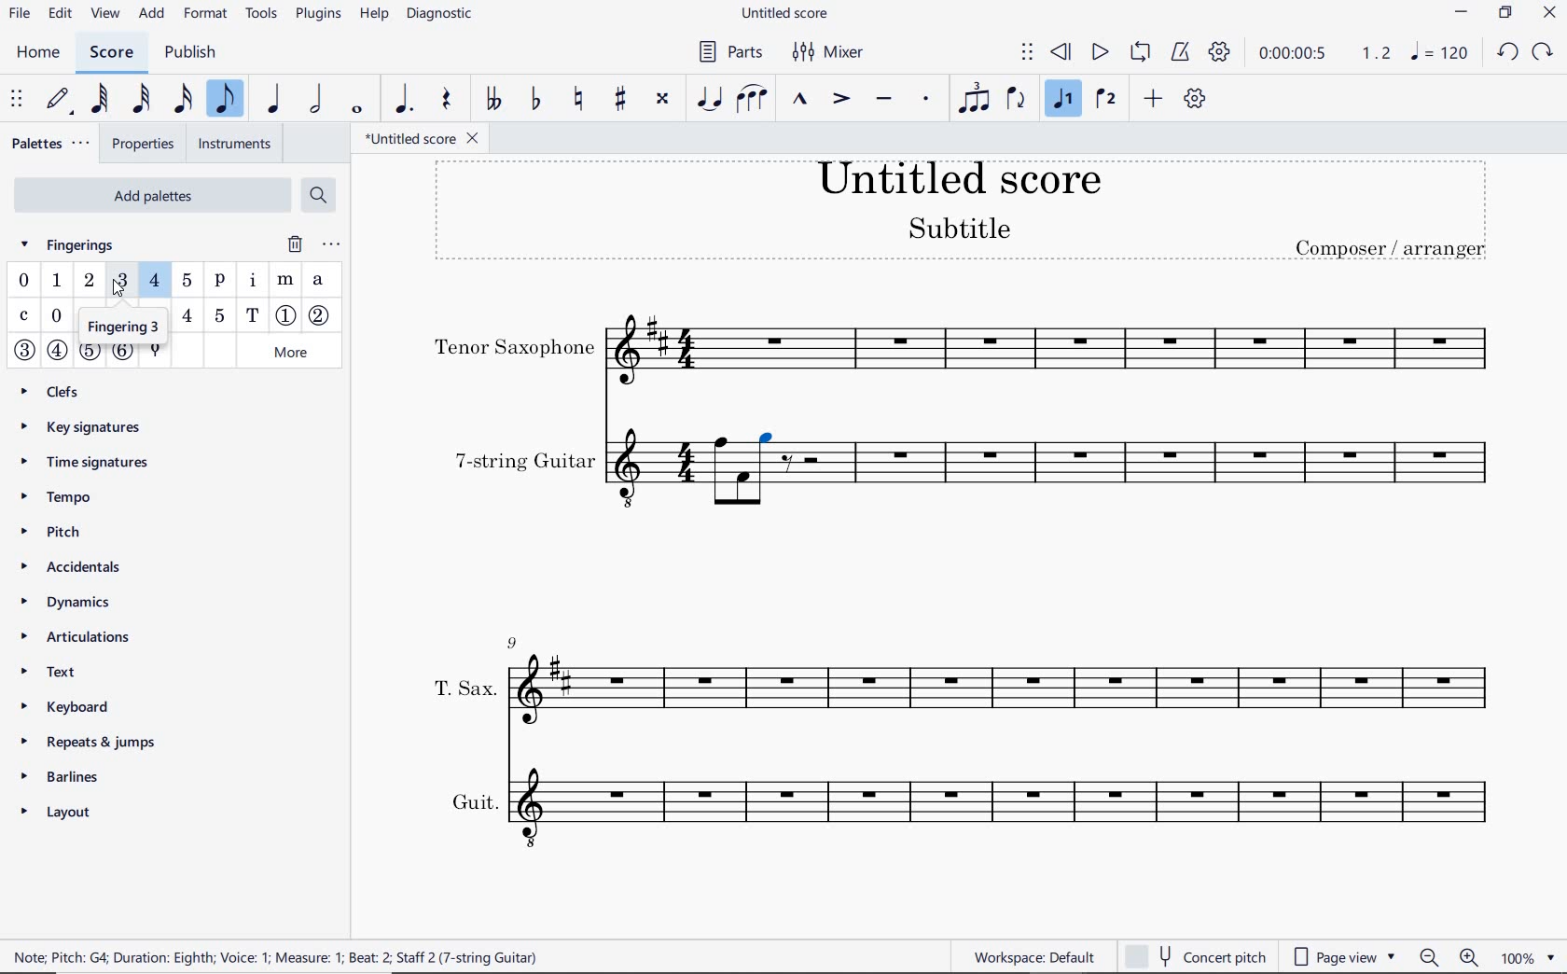  What do you see at coordinates (118, 322) in the screenshot?
I see `fingering 3` at bounding box center [118, 322].